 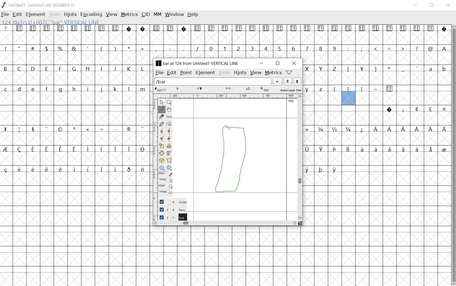 What do you see at coordinates (170, 168) in the screenshot?
I see `polygon or star` at bounding box center [170, 168].